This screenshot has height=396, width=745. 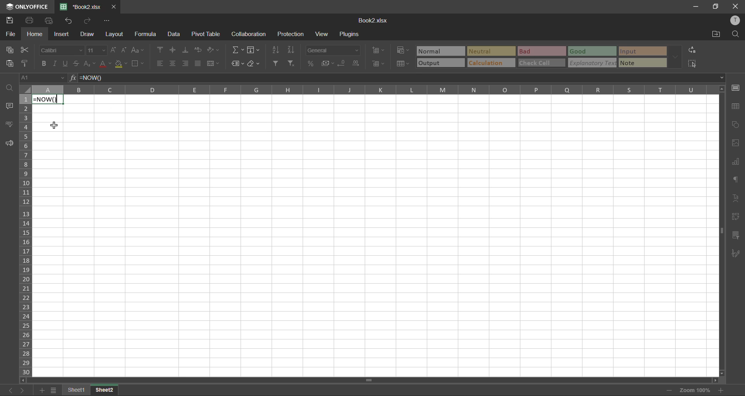 What do you see at coordinates (491, 52) in the screenshot?
I see `neutral` at bounding box center [491, 52].